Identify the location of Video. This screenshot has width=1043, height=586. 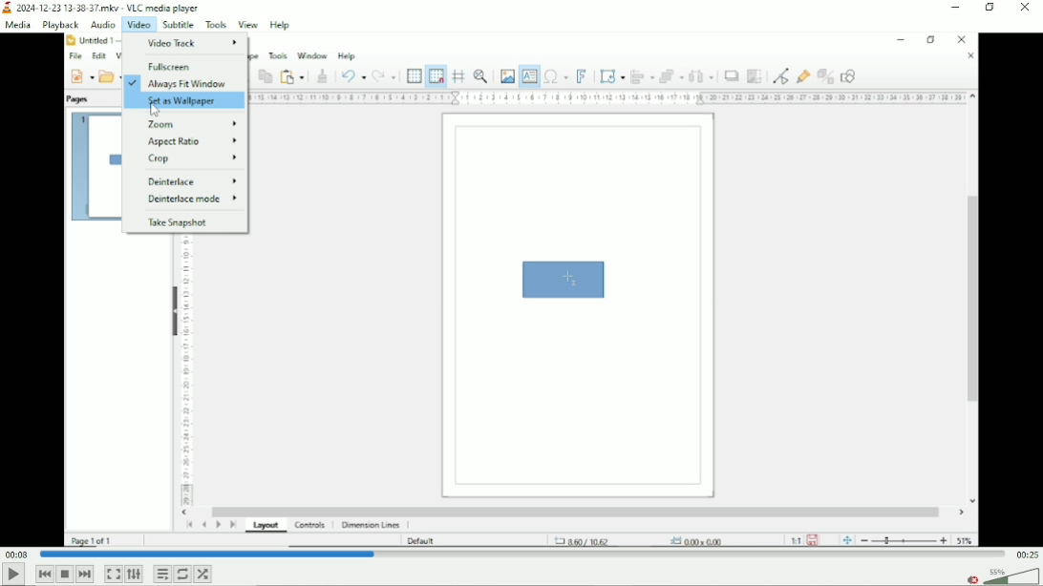
(138, 25).